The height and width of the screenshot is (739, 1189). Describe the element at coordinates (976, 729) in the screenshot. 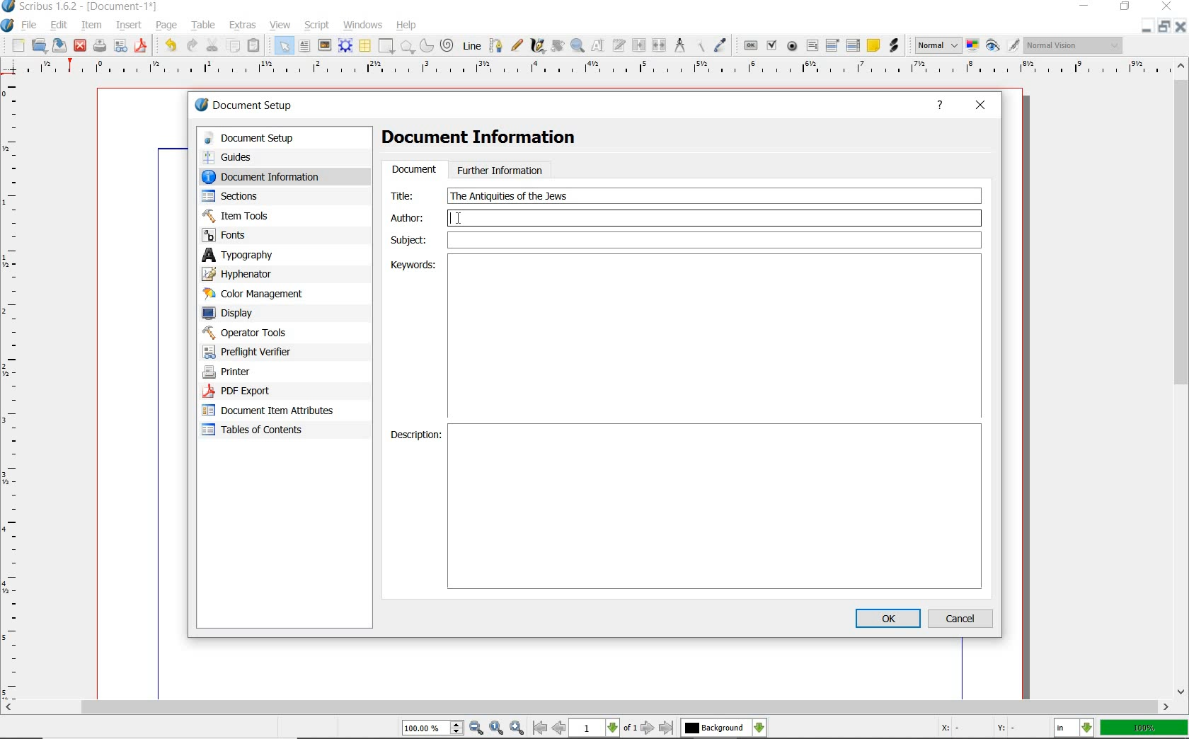

I see `coordinates` at that location.